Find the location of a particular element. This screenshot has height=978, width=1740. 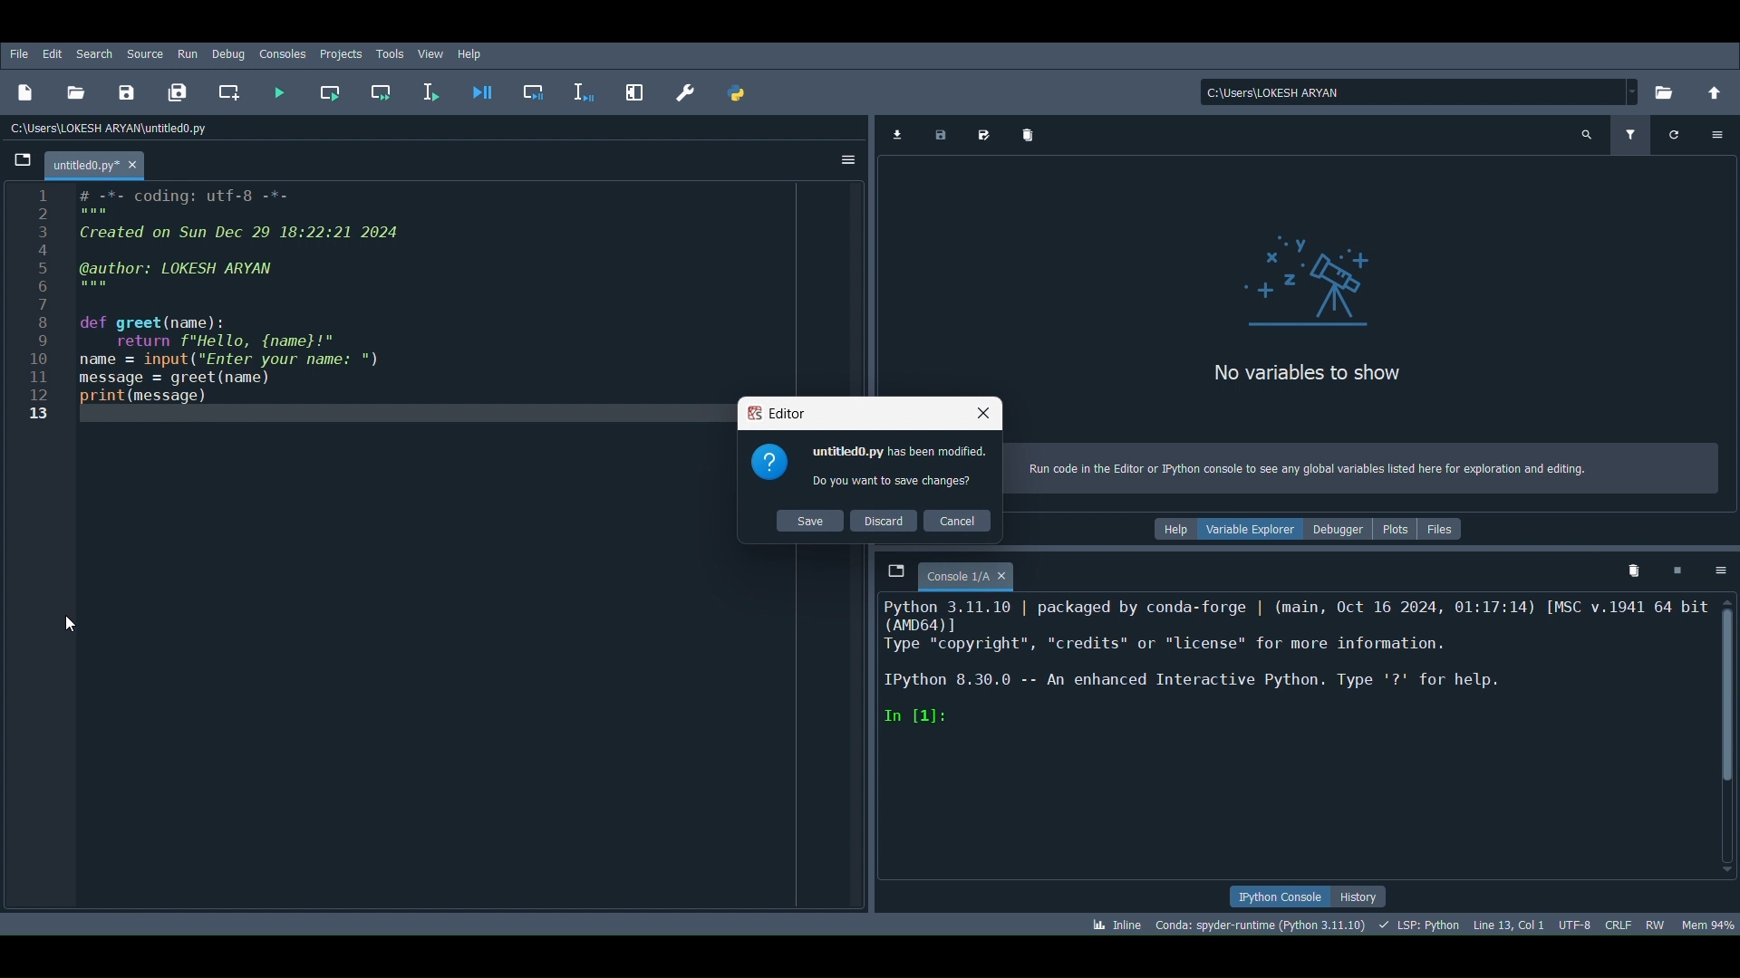

Close is located at coordinates (984, 411).